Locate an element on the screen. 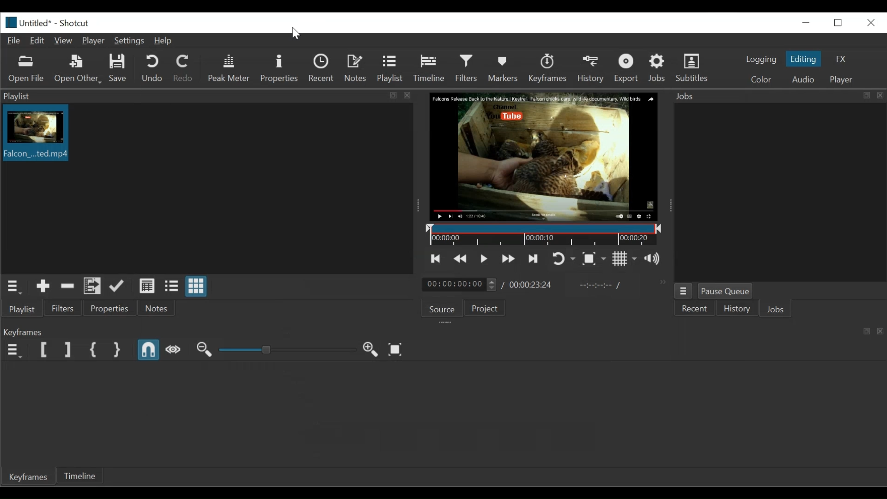 Image resolution: width=887 pixels, height=499 pixels. Show the volume control is located at coordinates (655, 259).